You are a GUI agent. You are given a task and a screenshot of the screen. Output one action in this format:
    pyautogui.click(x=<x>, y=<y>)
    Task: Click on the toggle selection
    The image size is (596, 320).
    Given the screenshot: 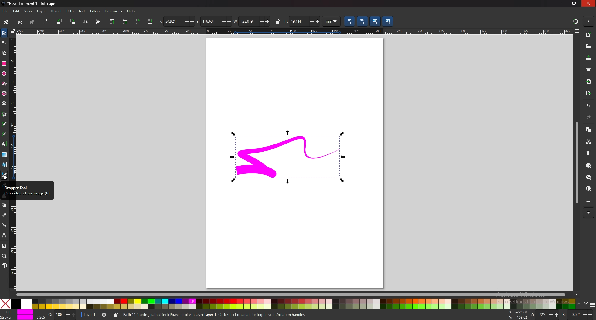 What is the action you would take?
    pyautogui.click(x=46, y=21)
    